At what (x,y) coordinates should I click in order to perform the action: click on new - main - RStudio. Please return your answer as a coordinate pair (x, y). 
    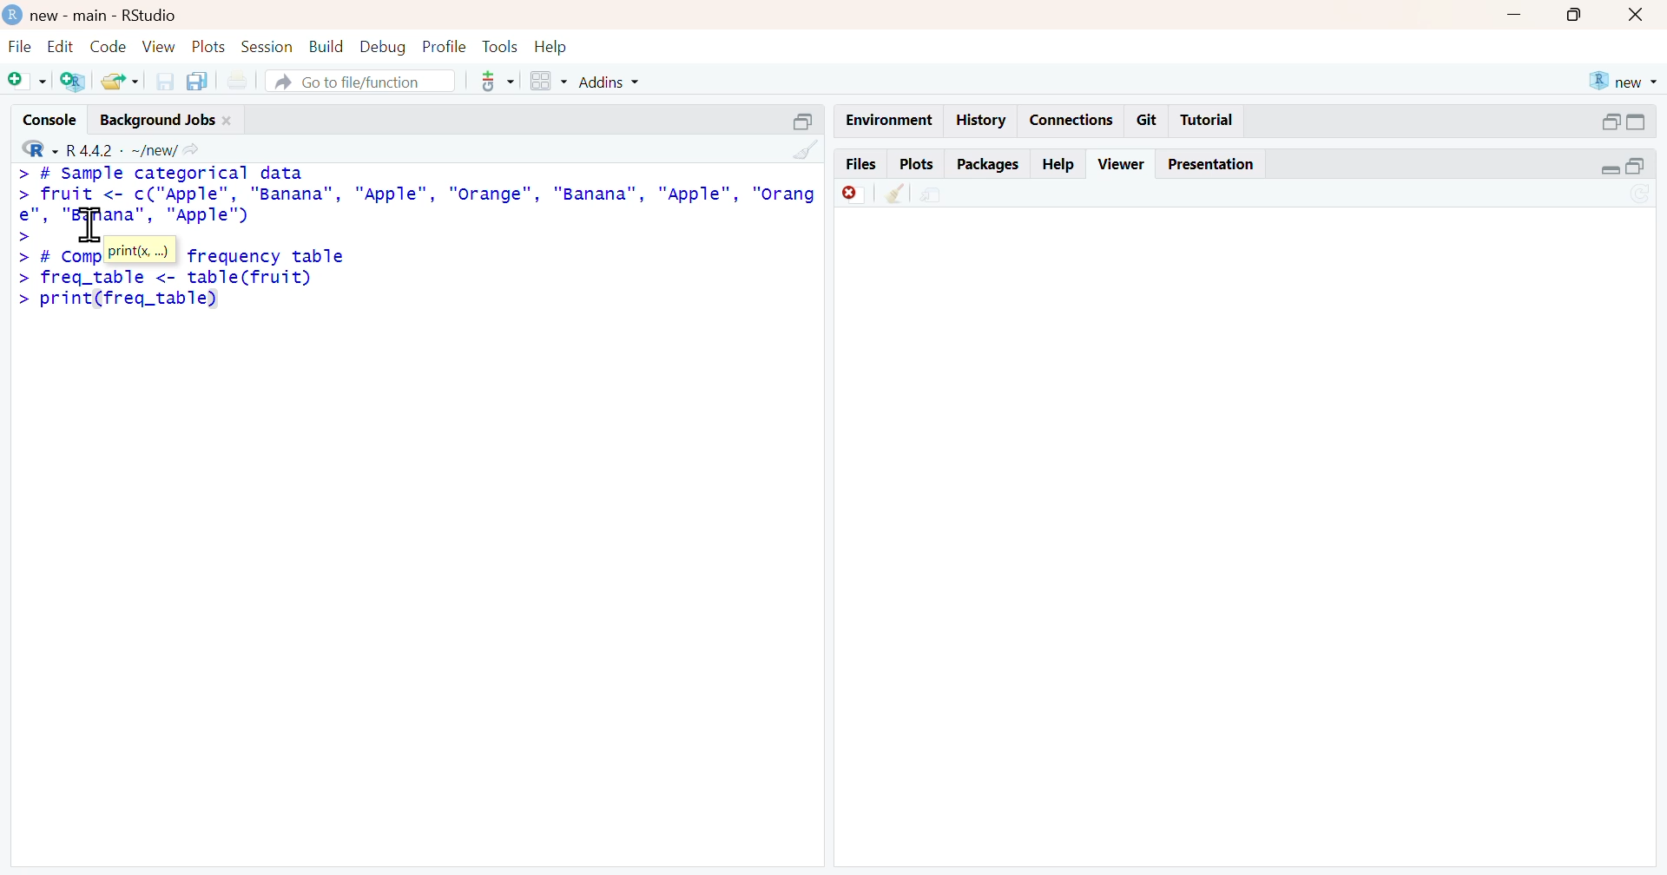
    Looking at the image, I should click on (92, 16).